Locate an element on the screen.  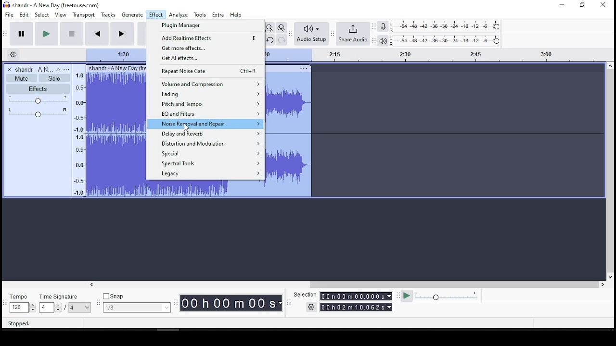
get ai effects is located at coordinates (206, 59).